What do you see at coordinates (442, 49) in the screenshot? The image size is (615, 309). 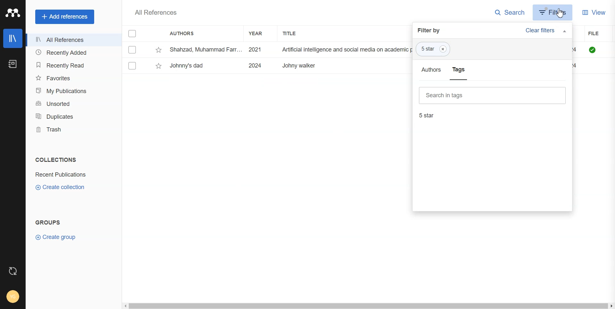 I see `Close tag` at bounding box center [442, 49].